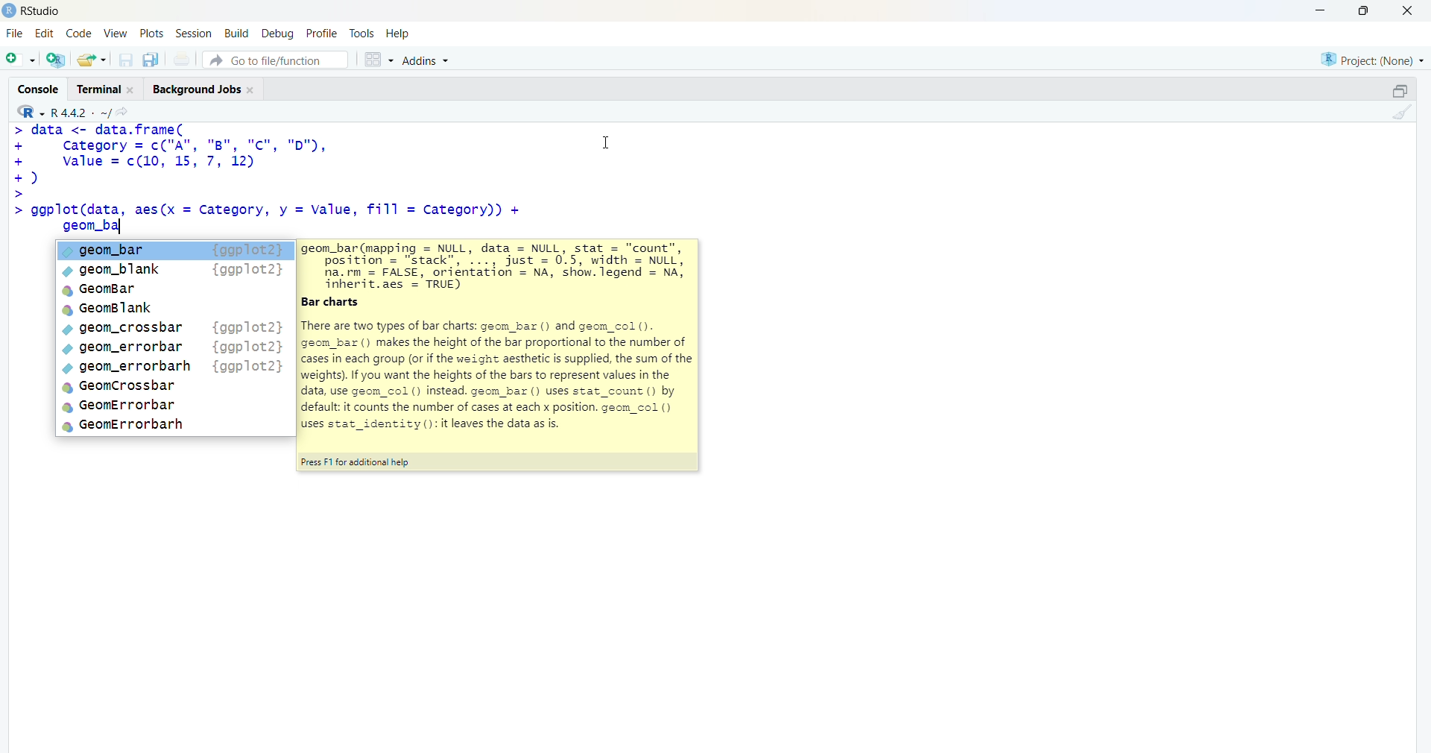 The width and height of the screenshot is (1431, 753). Describe the element at coordinates (78, 34) in the screenshot. I see `code` at that location.